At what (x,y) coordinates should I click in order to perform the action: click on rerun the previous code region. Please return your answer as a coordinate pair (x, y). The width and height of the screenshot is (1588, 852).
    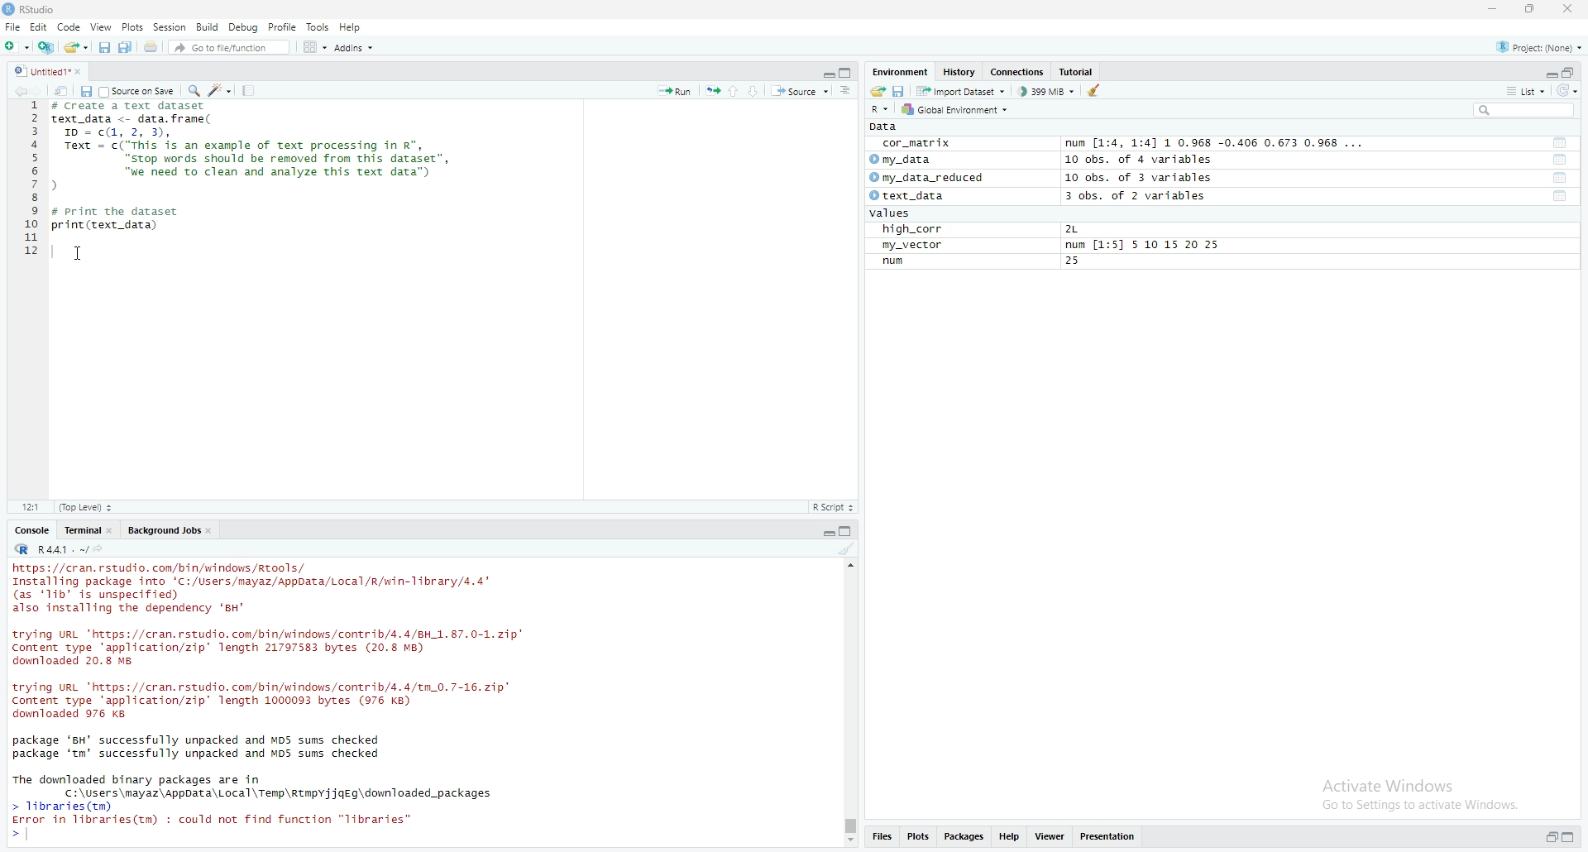
    Looking at the image, I should click on (712, 90).